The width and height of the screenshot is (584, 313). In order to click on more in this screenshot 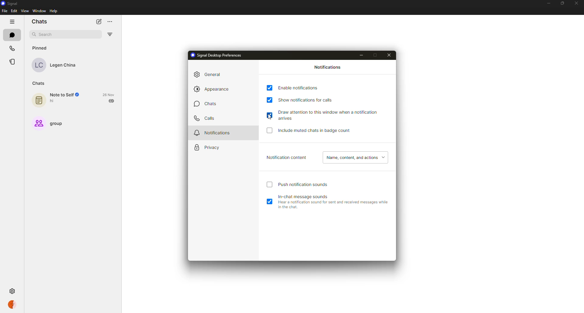, I will do `click(113, 21)`.